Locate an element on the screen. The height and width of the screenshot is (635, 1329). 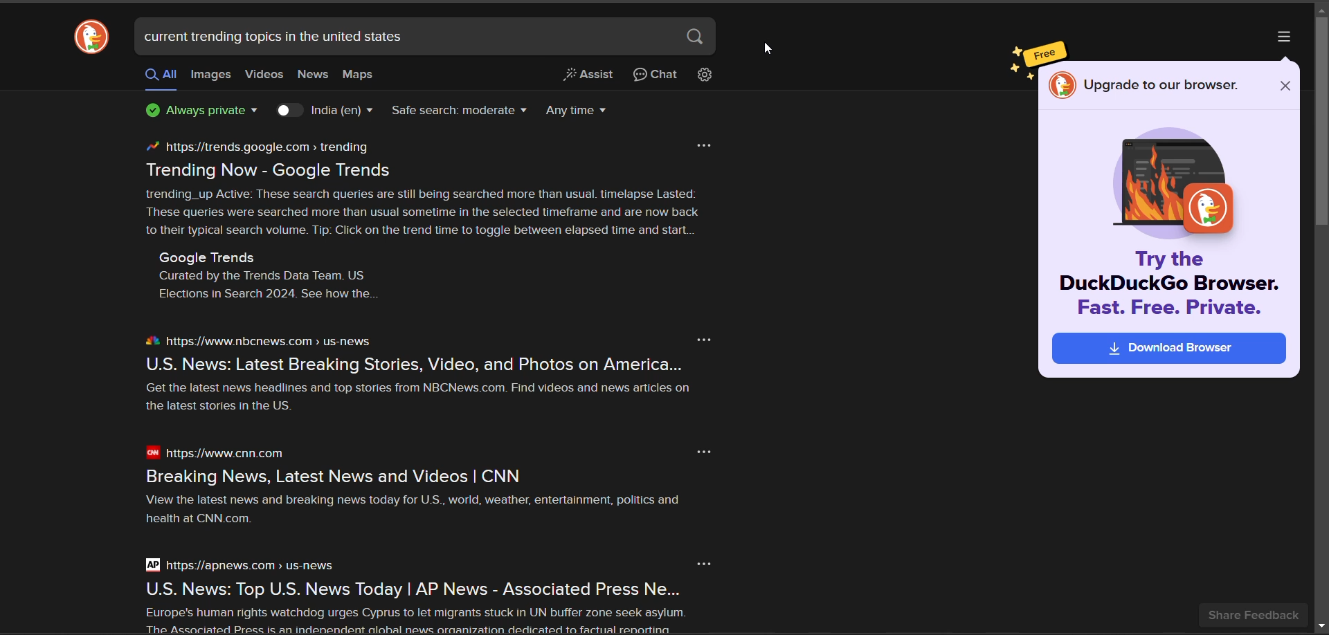
image is located at coordinates (1168, 181).